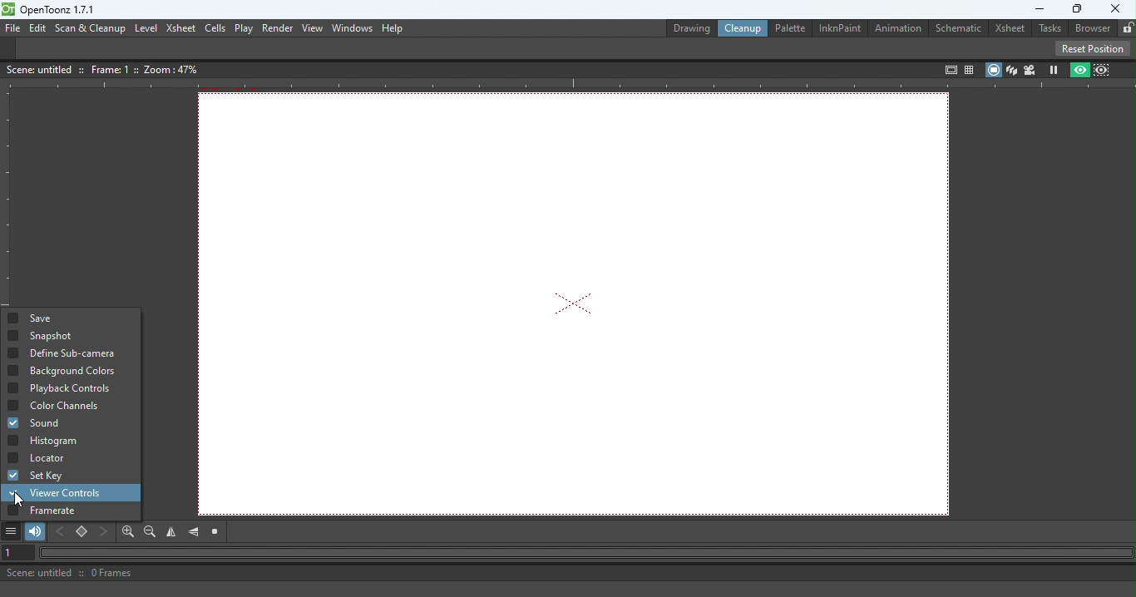  I want to click on Save, so click(30, 318).